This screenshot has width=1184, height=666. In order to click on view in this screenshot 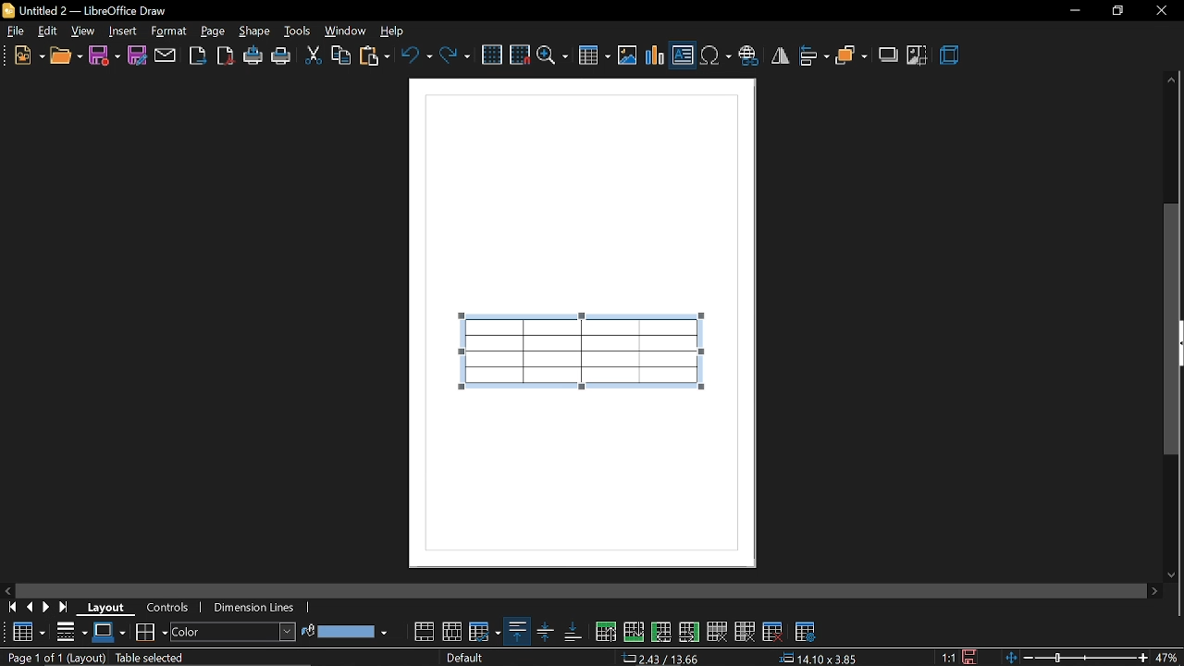, I will do `click(82, 31)`.